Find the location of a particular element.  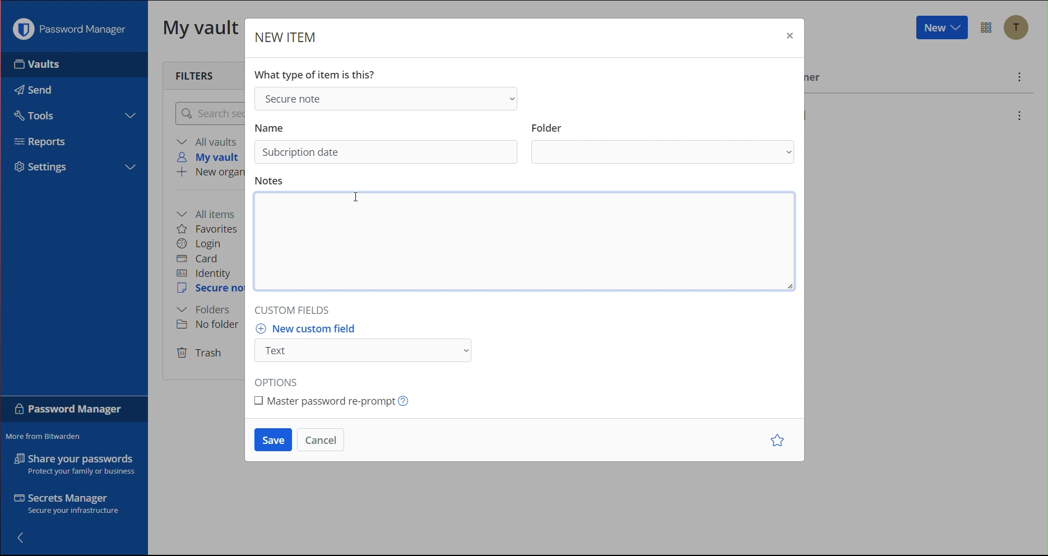

Secure Note is located at coordinates (211, 289).